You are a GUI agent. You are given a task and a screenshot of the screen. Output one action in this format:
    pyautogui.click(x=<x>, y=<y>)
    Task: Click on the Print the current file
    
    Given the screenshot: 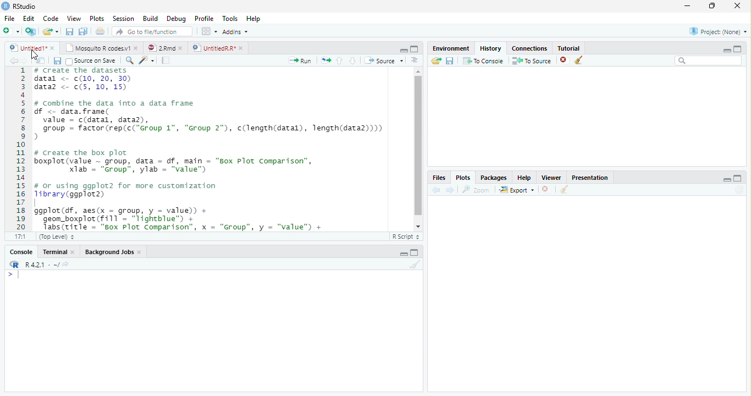 What is the action you would take?
    pyautogui.click(x=100, y=31)
    